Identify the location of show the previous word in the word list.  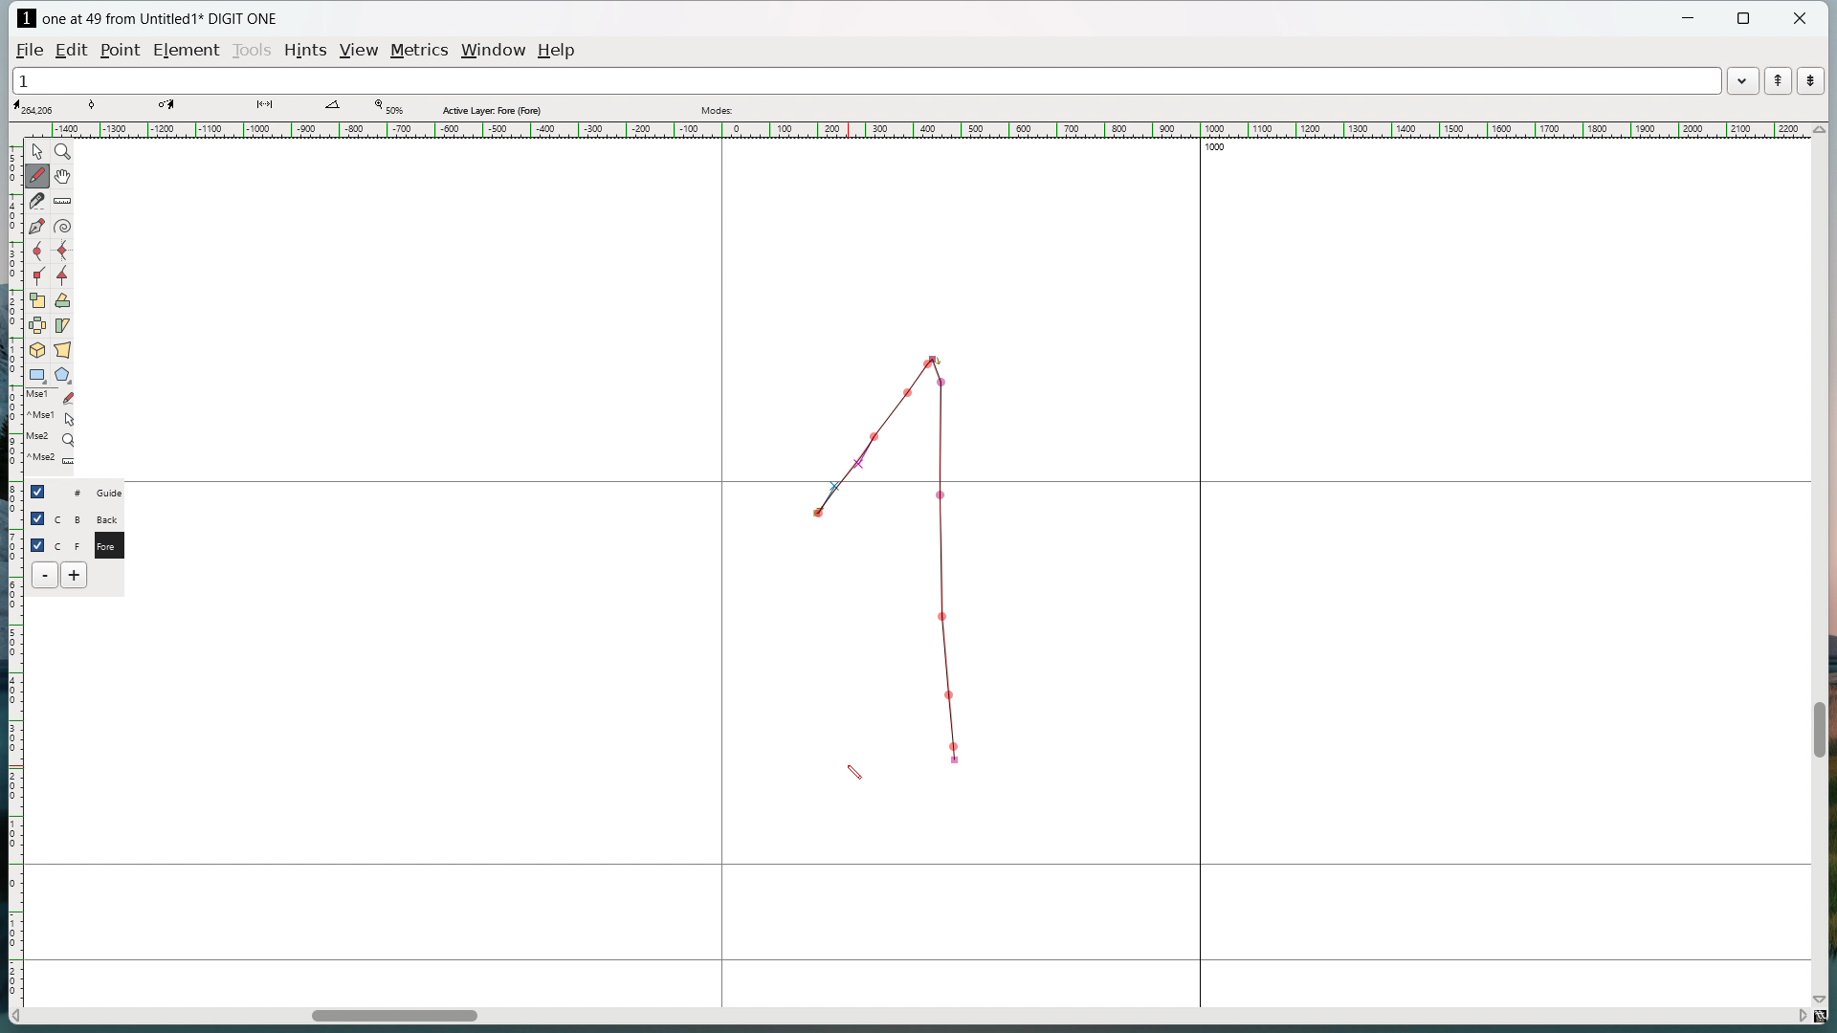
(1778, 80).